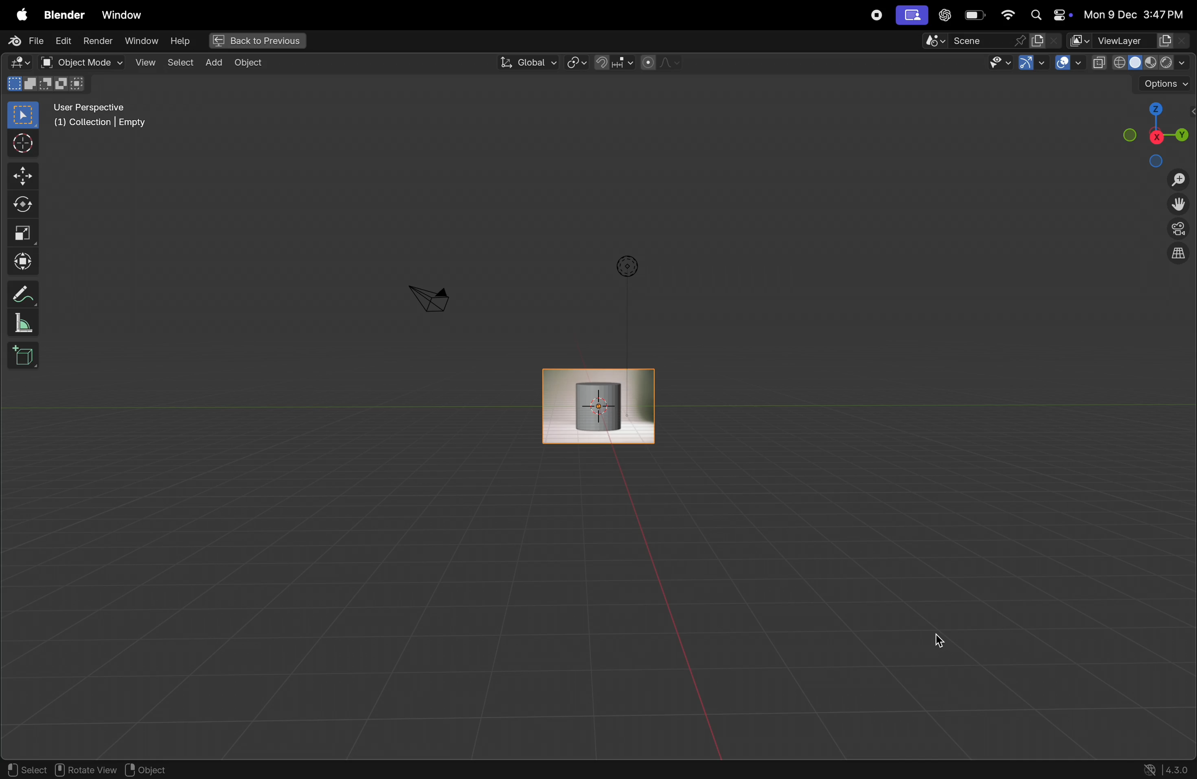 The width and height of the screenshot is (1197, 779). What do you see at coordinates (23, 41) in the screenshot?
I see `File` at bounding box center [23, 41].